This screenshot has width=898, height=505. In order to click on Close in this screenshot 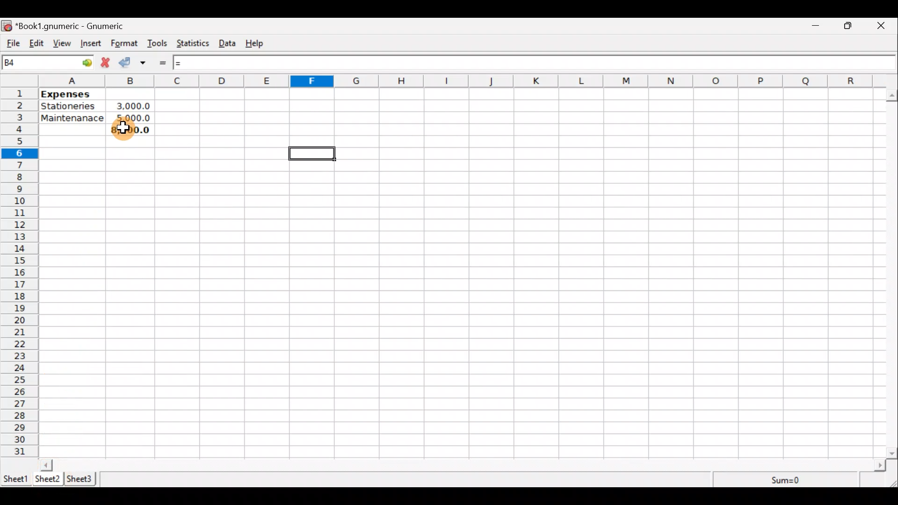, I will do `click(885, 26)`.